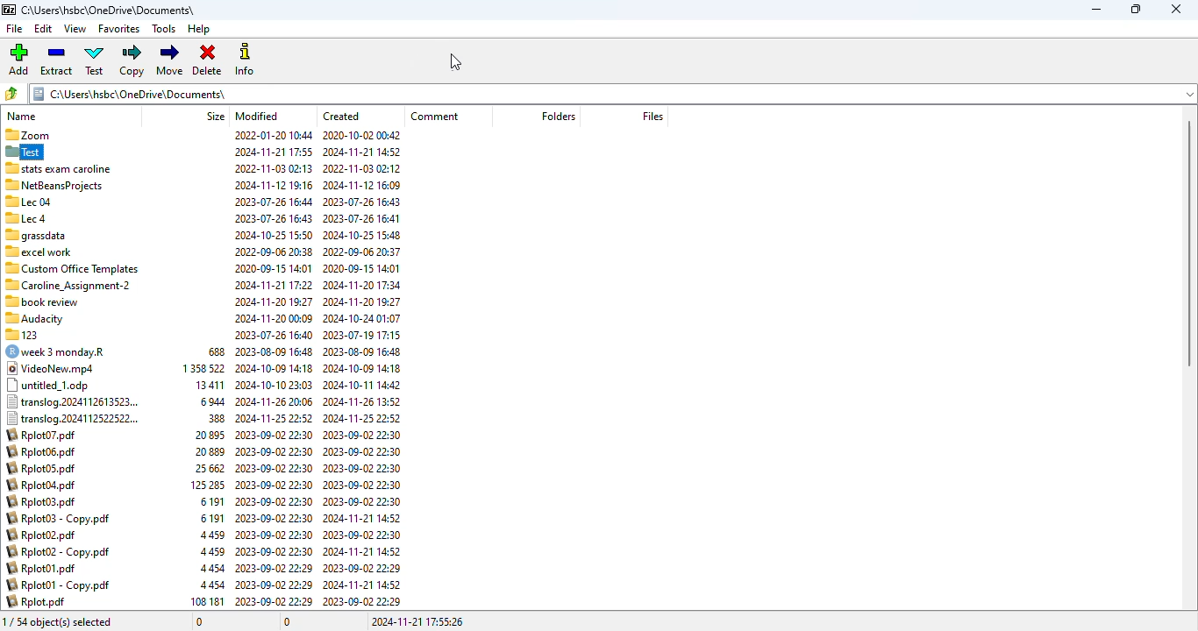  I want to click on 2023-09-02 22:29, so click(363, 568).